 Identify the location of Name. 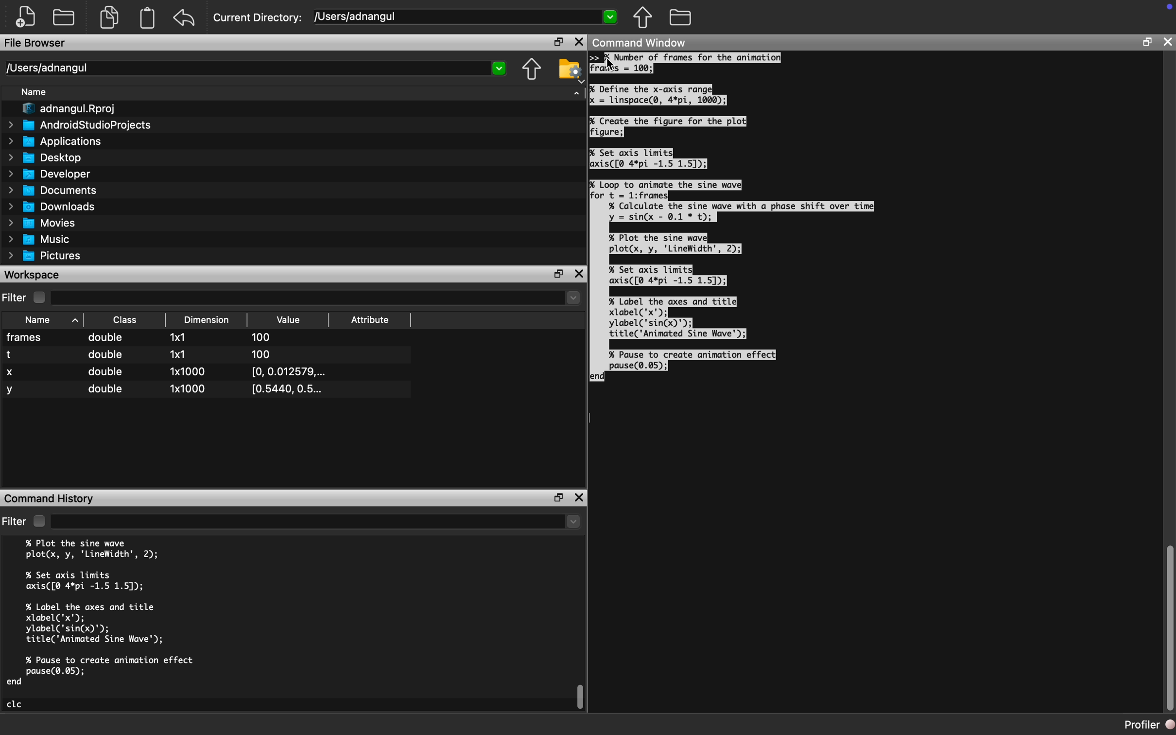
(38, 320).